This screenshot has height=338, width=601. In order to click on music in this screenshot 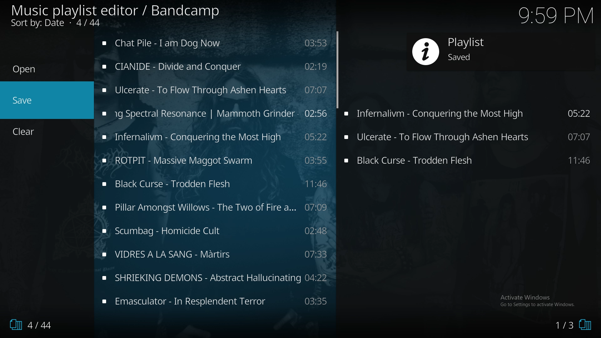, I will do `click(215, 232)`.